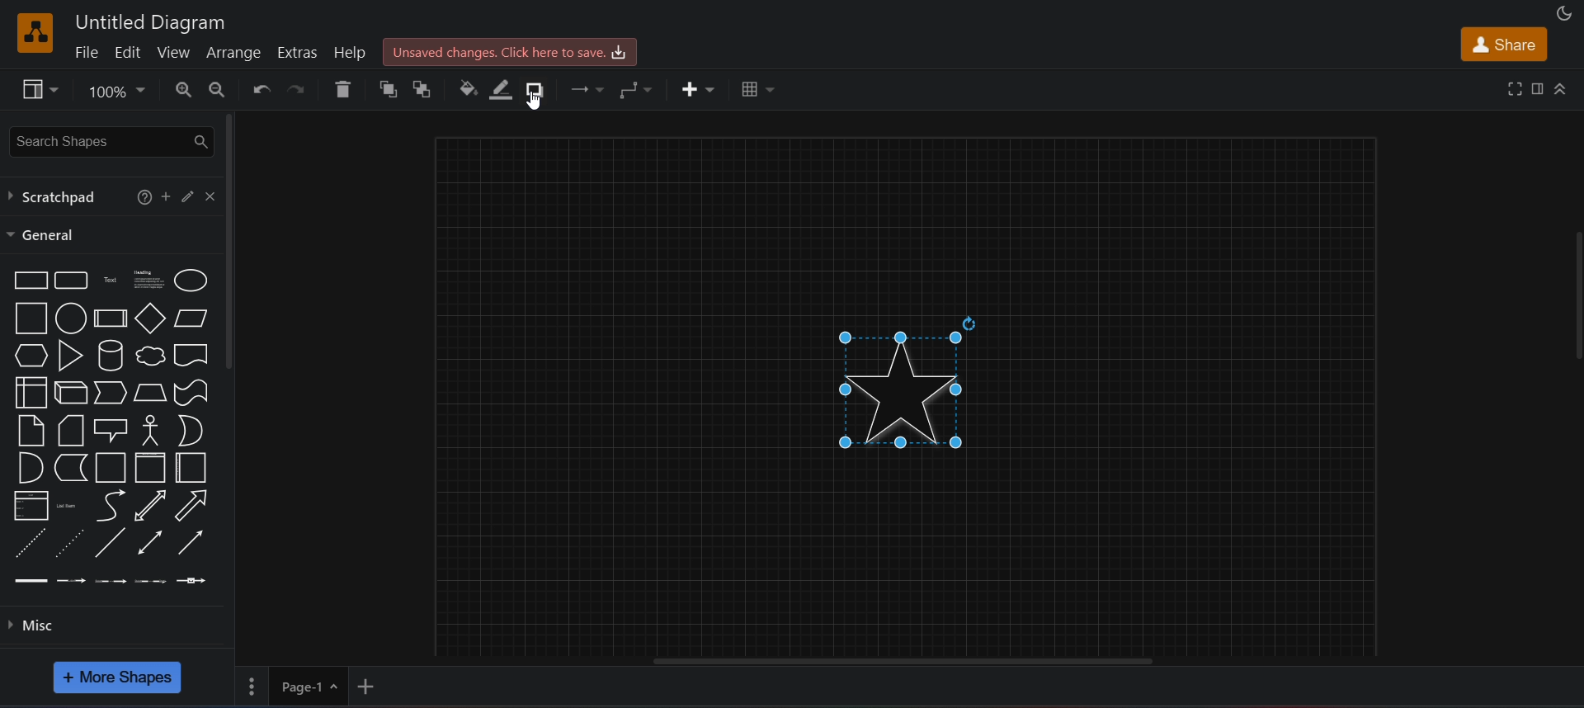 The width and height of the screenshot is (1584, 708). What do you see at coordinates (210, 196) in the screenshot?
I see `close` at bounding box center [210, 196].